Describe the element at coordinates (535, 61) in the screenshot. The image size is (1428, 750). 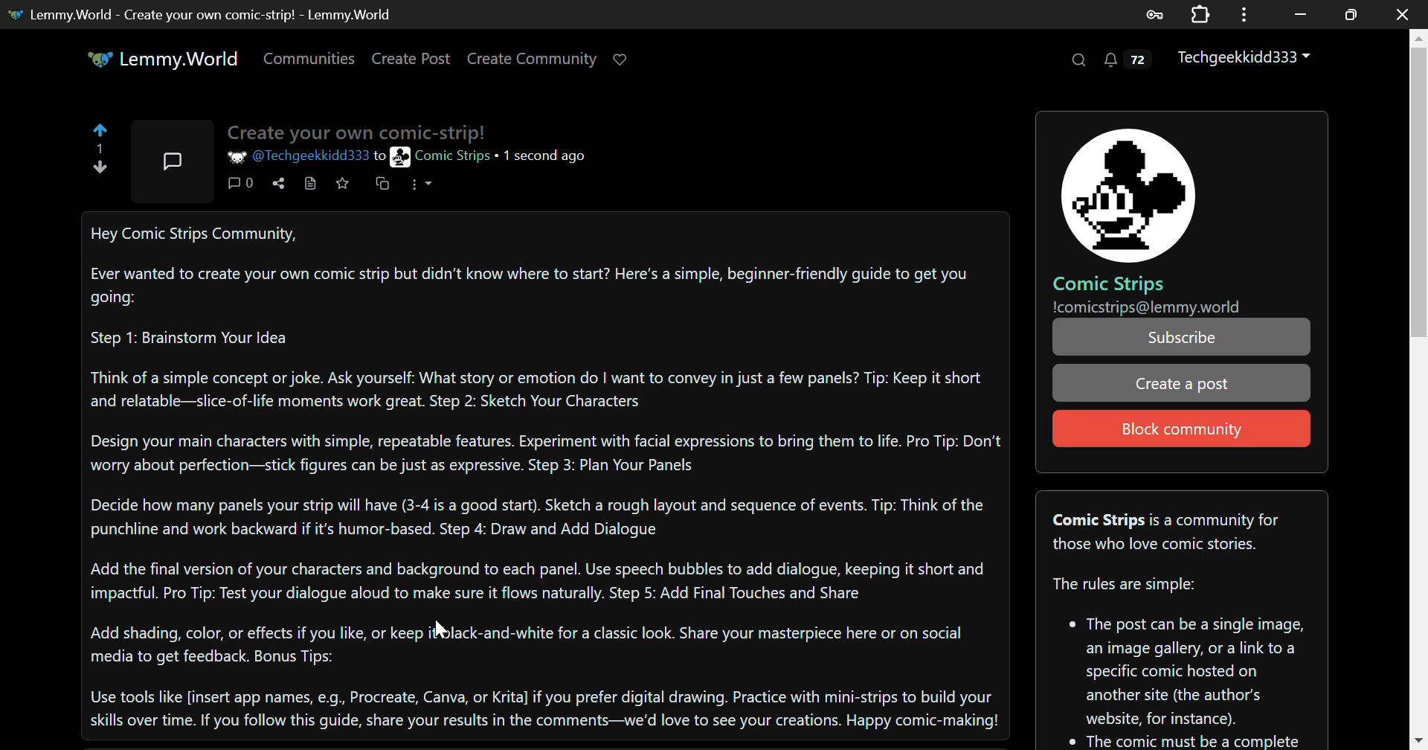
I see `Create Community Link` at that location.